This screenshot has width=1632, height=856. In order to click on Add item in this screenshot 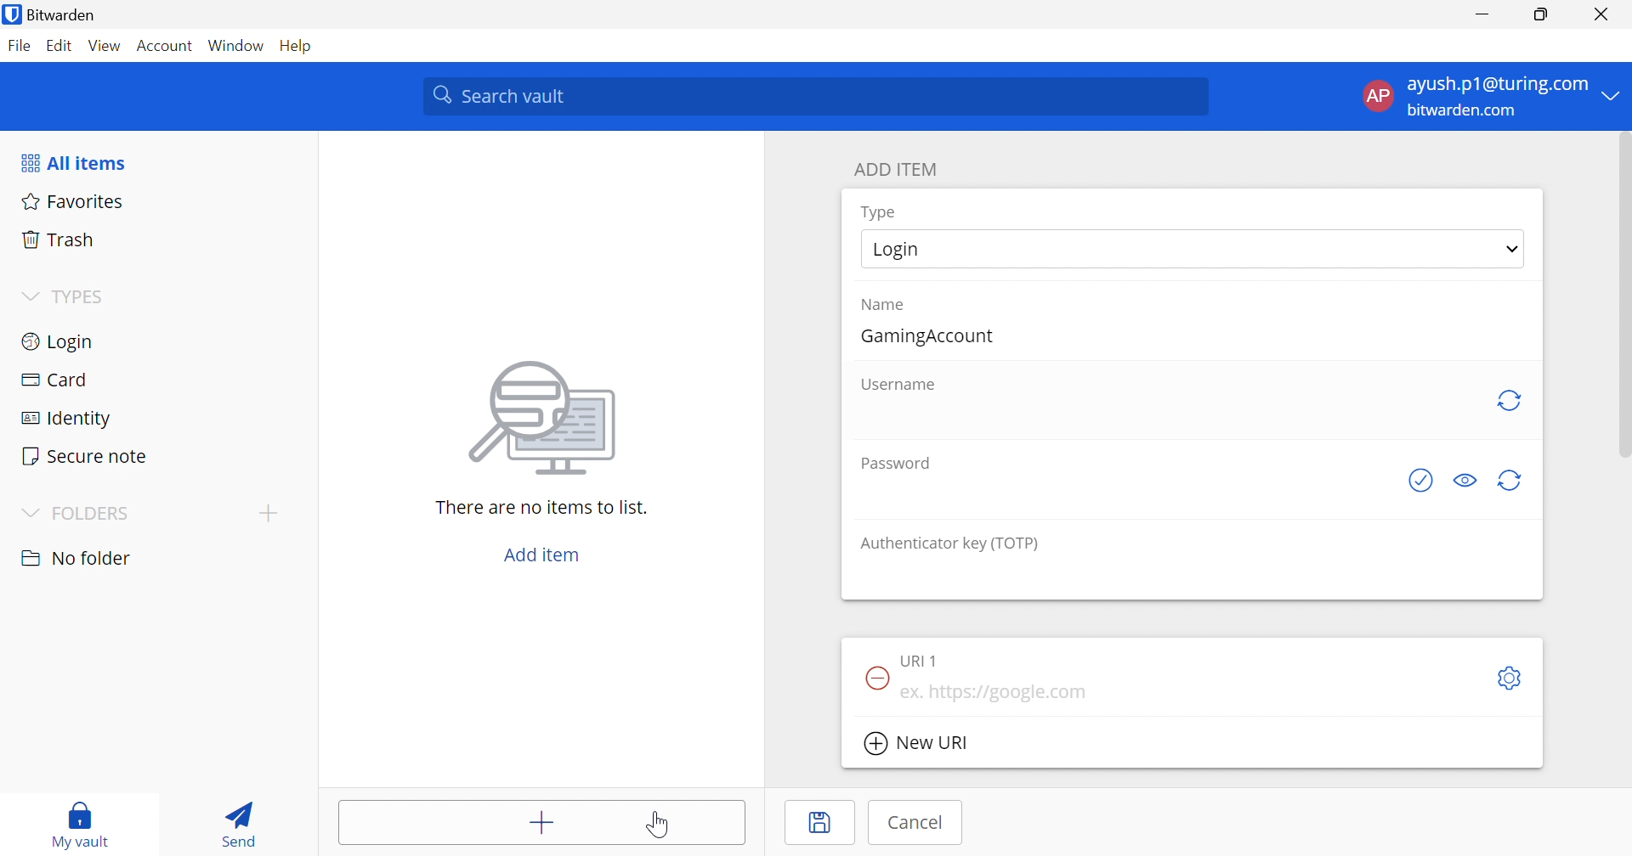, I will do `click(537, 554)`.